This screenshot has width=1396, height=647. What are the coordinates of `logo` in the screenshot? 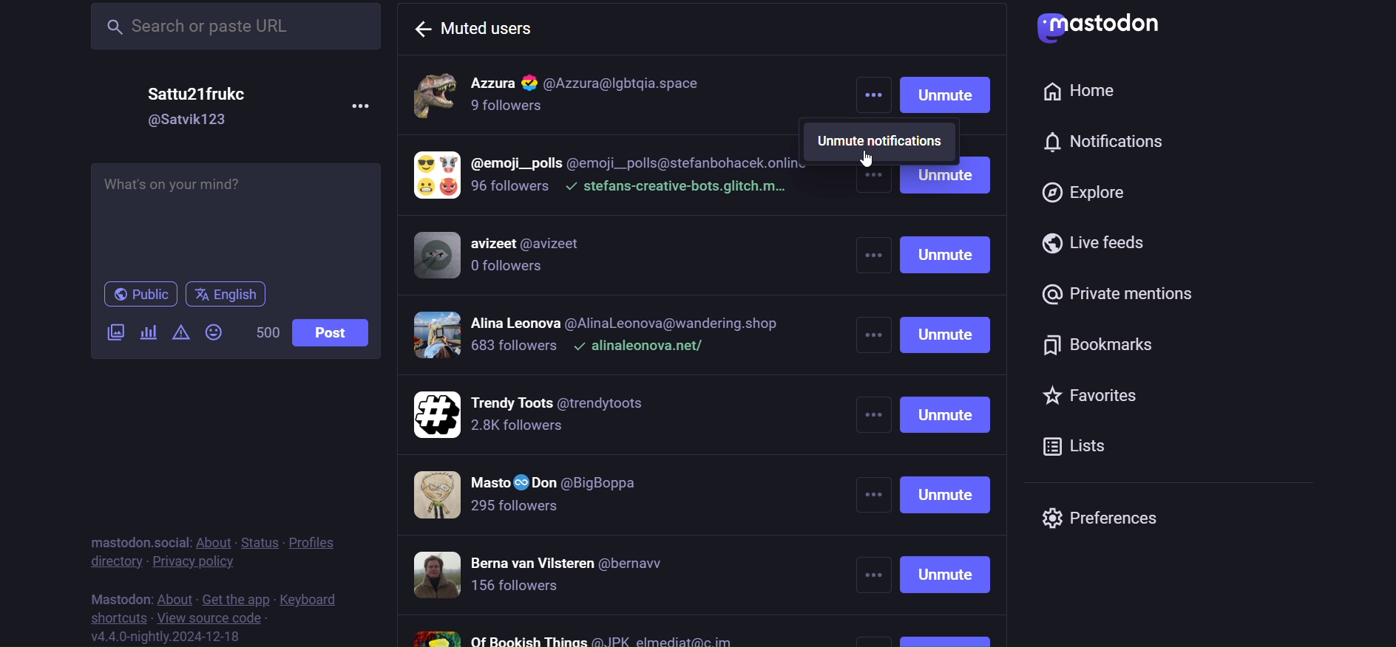 It's located at (1111, 28).